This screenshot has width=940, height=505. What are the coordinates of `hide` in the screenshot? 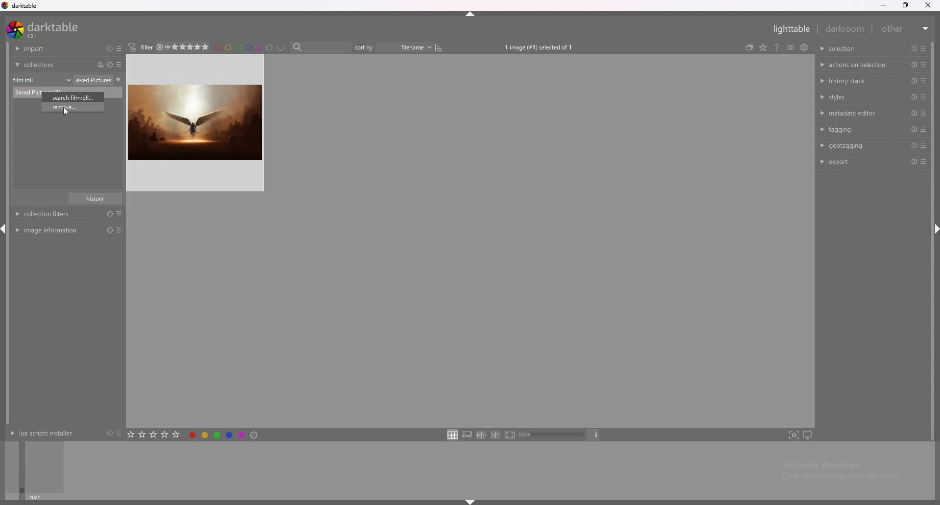 It's located at (468, 502).